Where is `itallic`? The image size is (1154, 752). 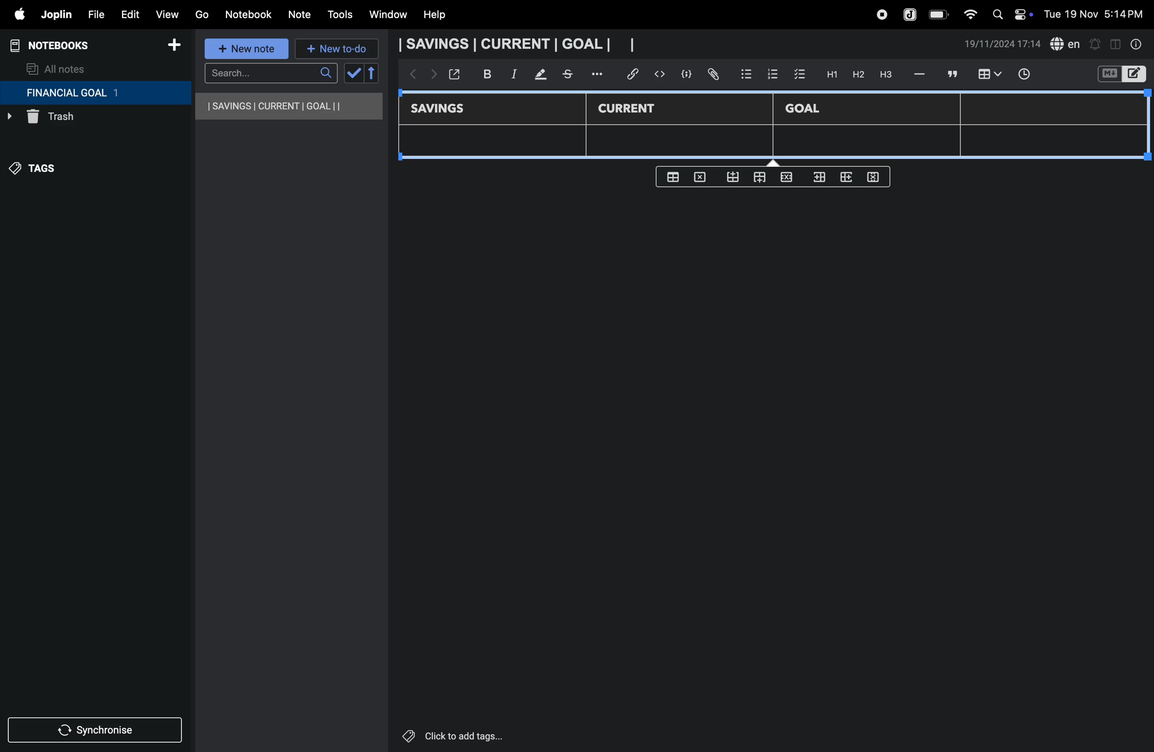
itallic is located at coordinates (513, 74).